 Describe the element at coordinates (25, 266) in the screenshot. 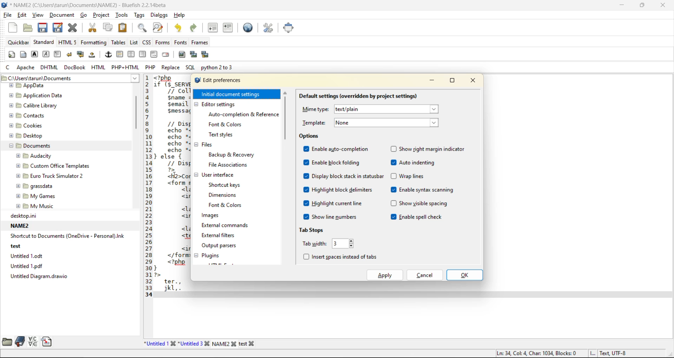

I see `Untitled 1.pdf` at that location.